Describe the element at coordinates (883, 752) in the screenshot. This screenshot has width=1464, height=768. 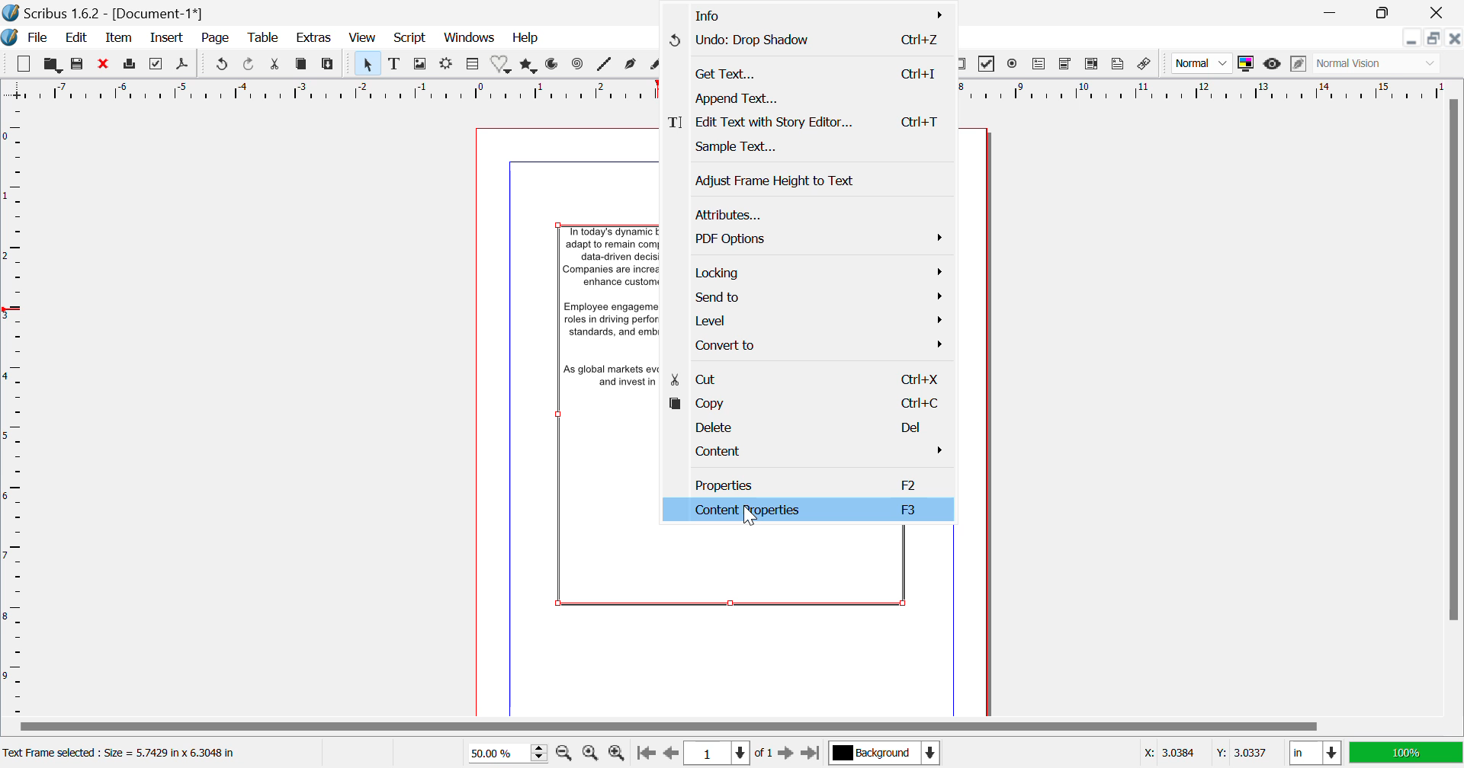
I see `Background` at that location.